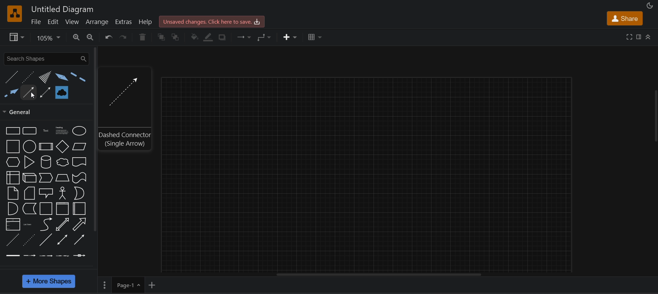  Describe the element at coordinates (210, 37) in the screenshot. I see `line color` at that location.